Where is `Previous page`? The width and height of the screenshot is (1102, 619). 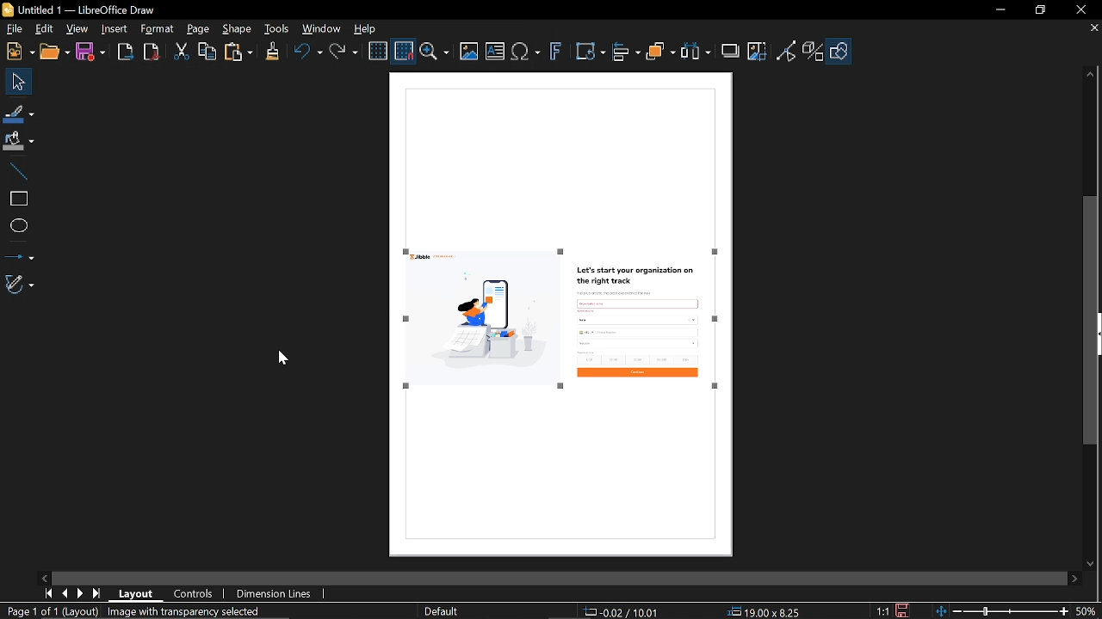
Previous page is located at coordinates (63, 594).